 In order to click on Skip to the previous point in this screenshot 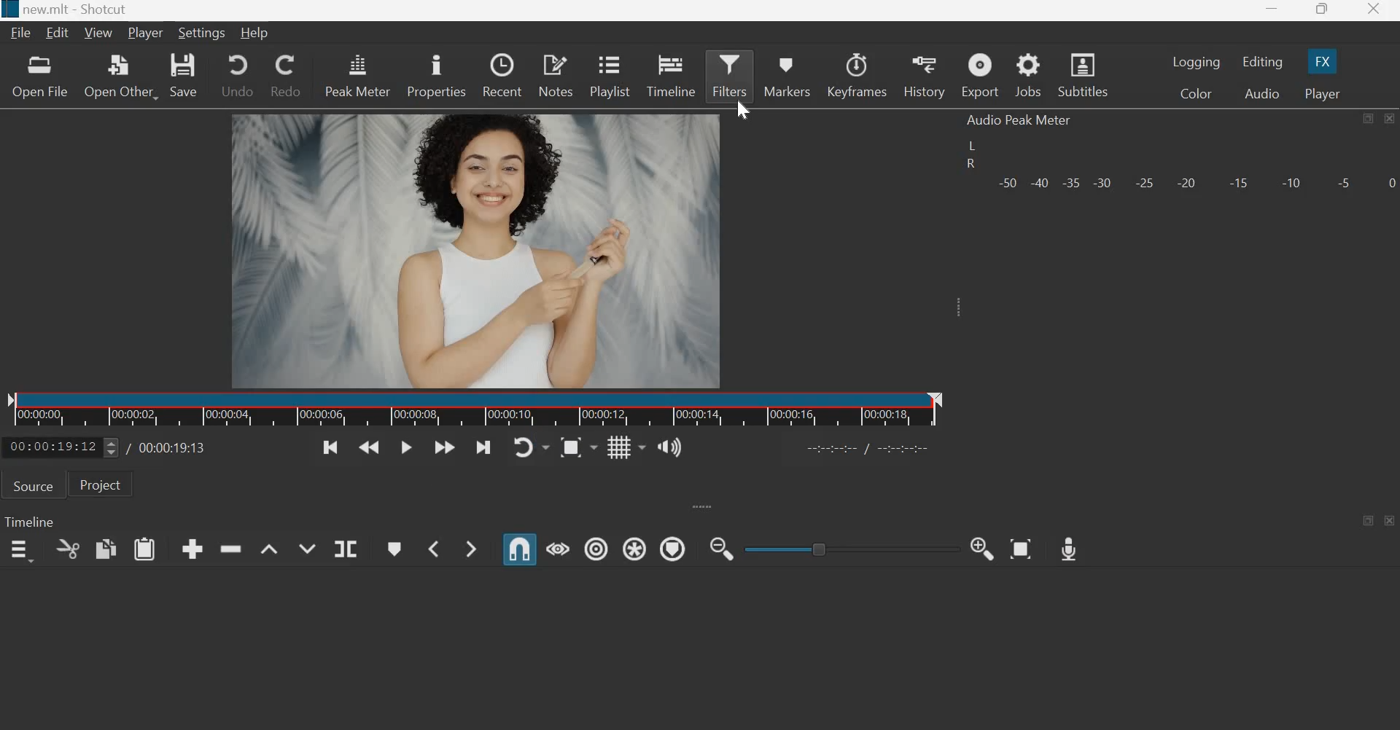, I will do `click(330, 447)`.